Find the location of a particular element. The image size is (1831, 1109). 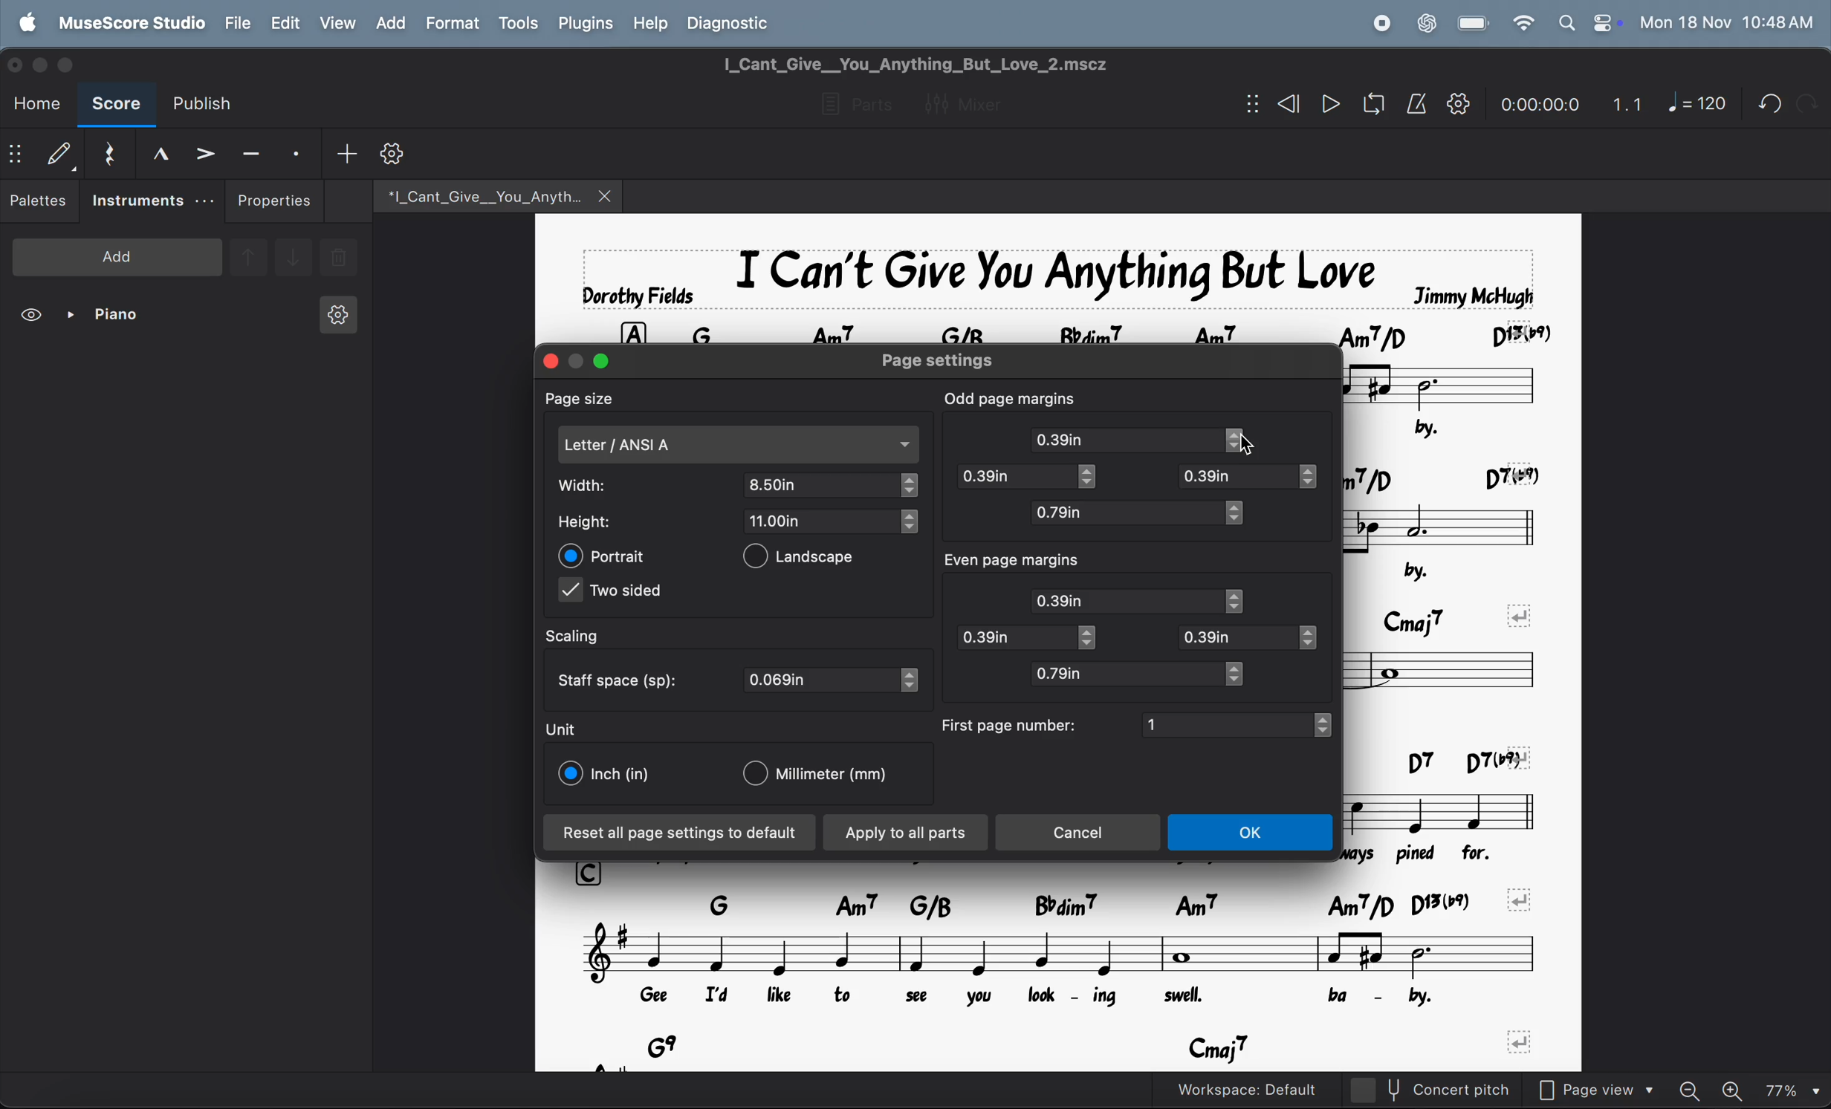

chord symbols is located at coordinates (1449, 475).